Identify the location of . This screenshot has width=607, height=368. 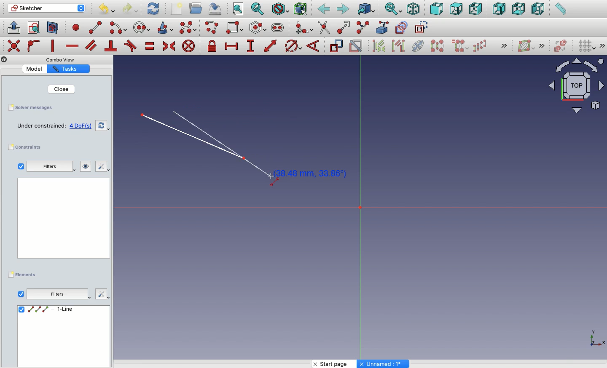
(4, 60).